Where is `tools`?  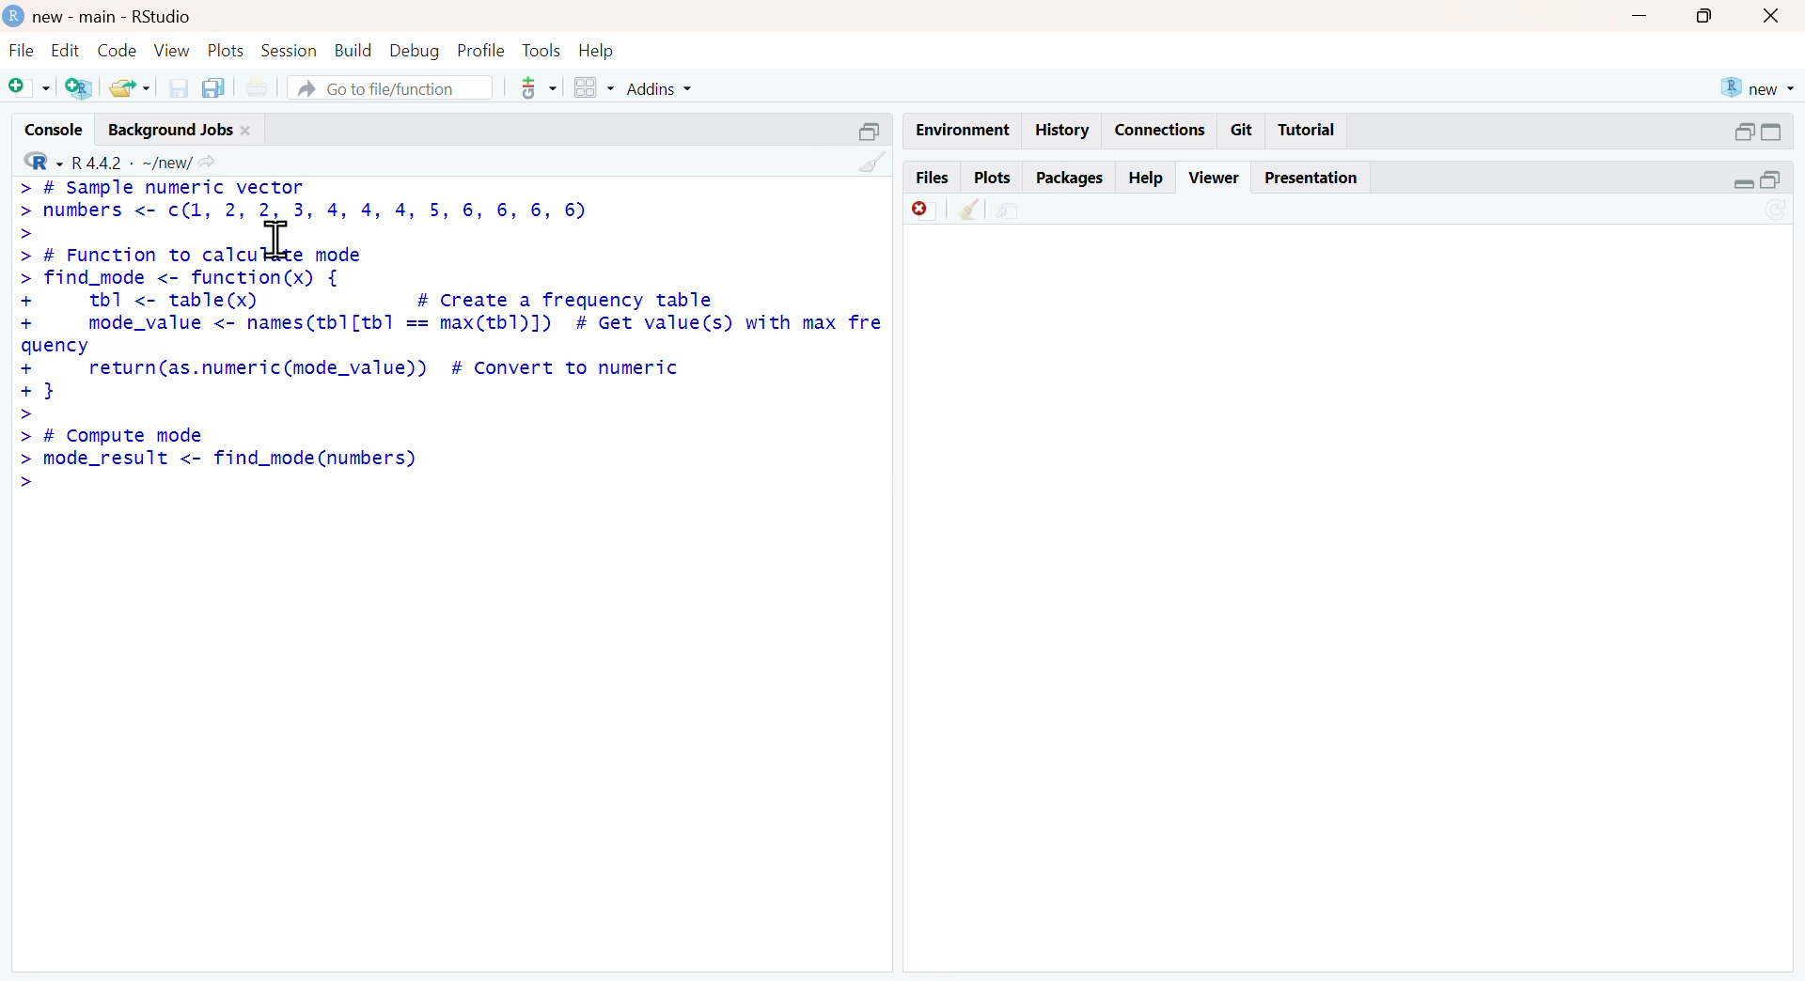 tools is located at coordinates (540, 87).